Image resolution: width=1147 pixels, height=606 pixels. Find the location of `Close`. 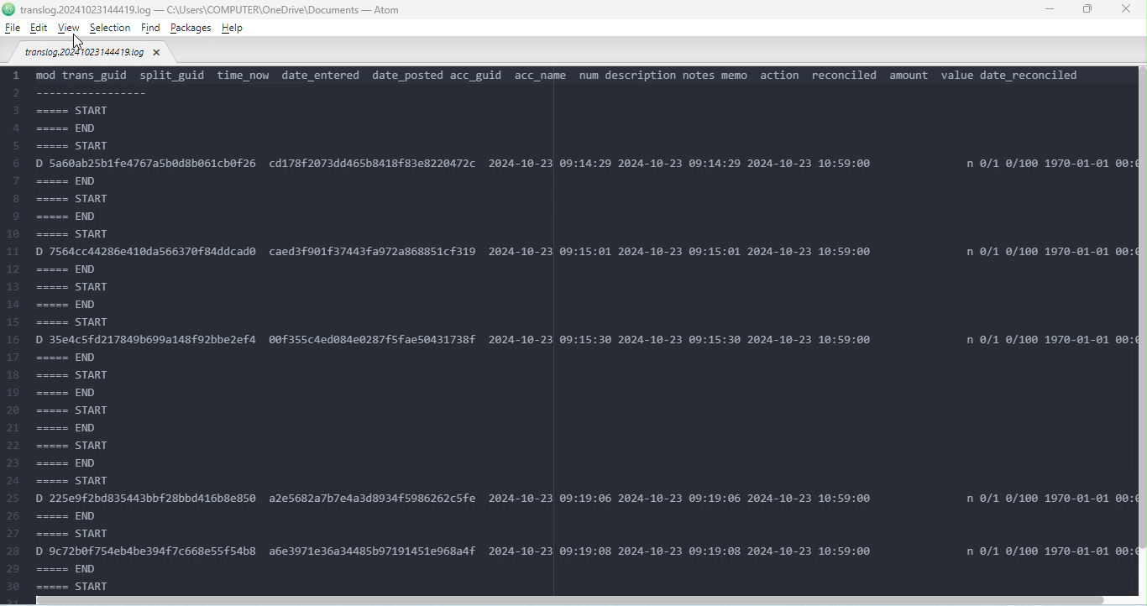

Close is located at coordinates (1129, 11).